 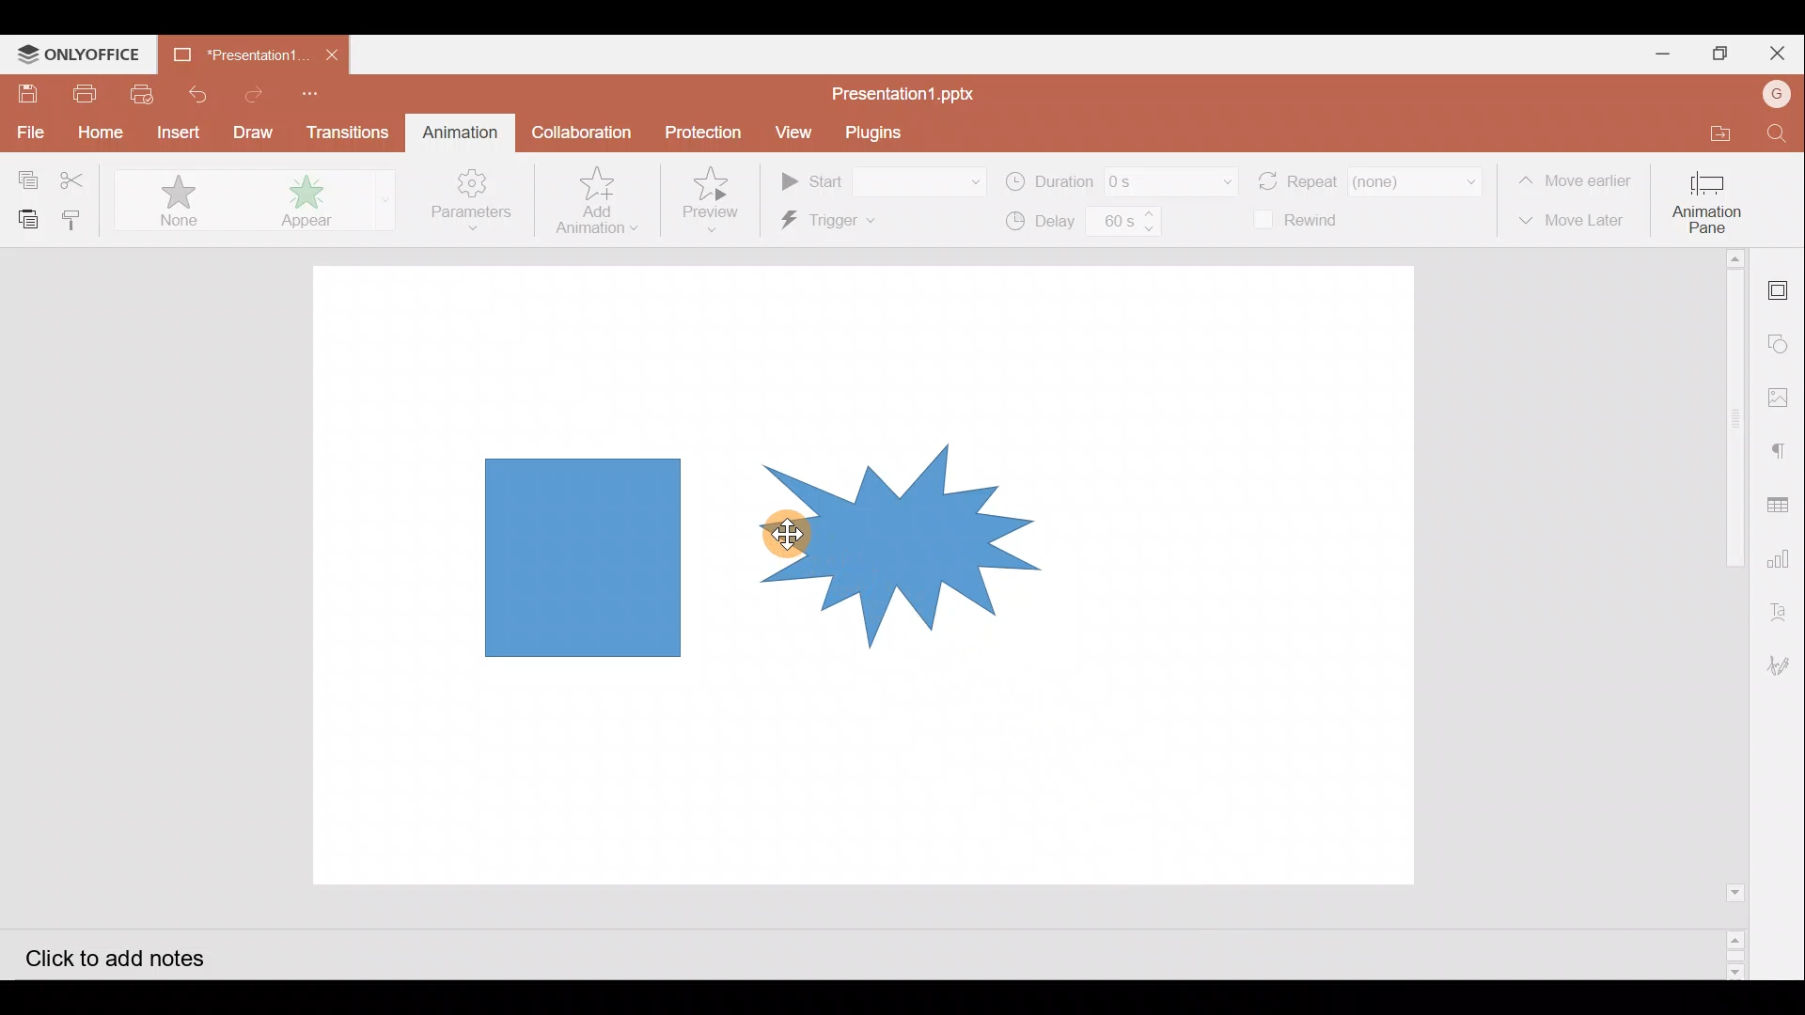 I want to click on ONLYOFFICE, so click(x=83, y=55).